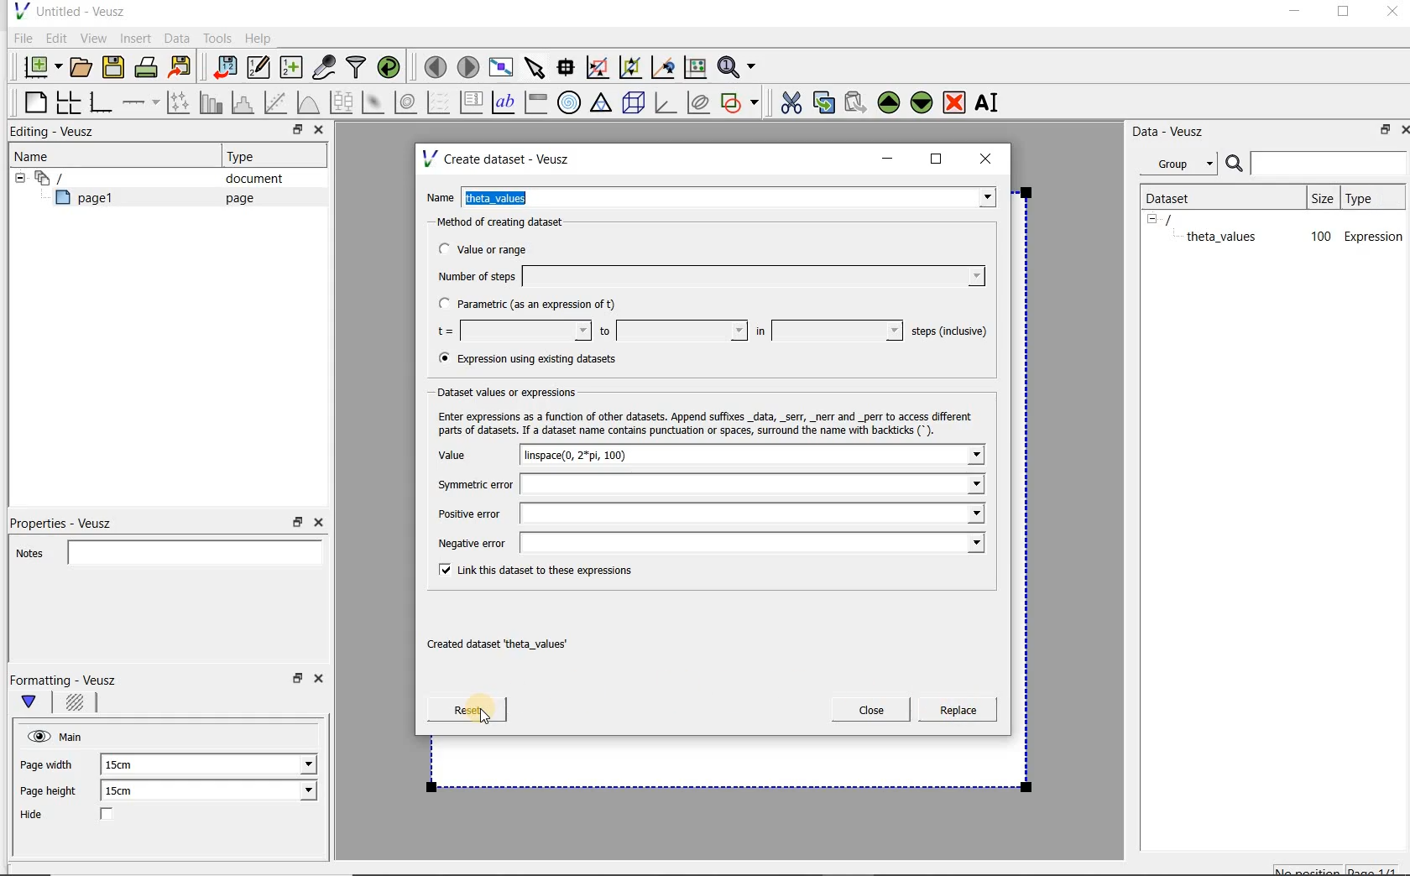 The width and height of the screenshot is (1410, 876). I want to click on Edit and enter new datasets, so click(259, 68).